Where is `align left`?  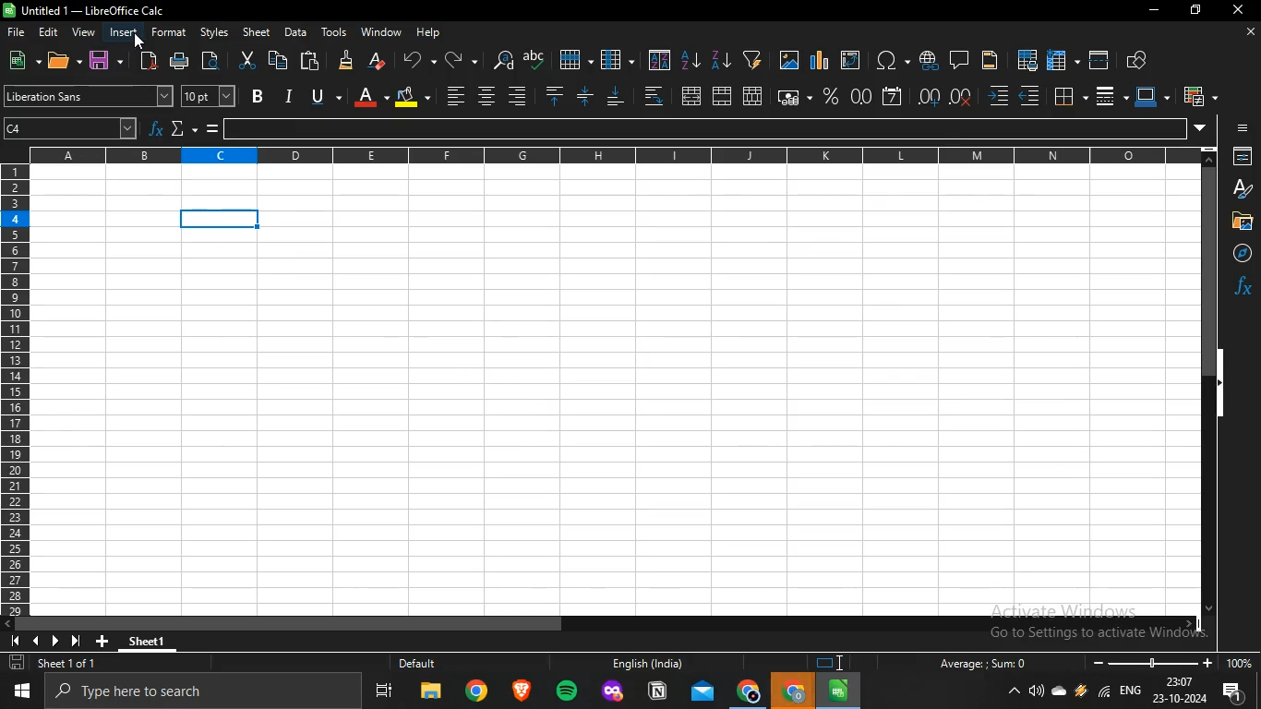 align left is located at coordinates (517, 94).